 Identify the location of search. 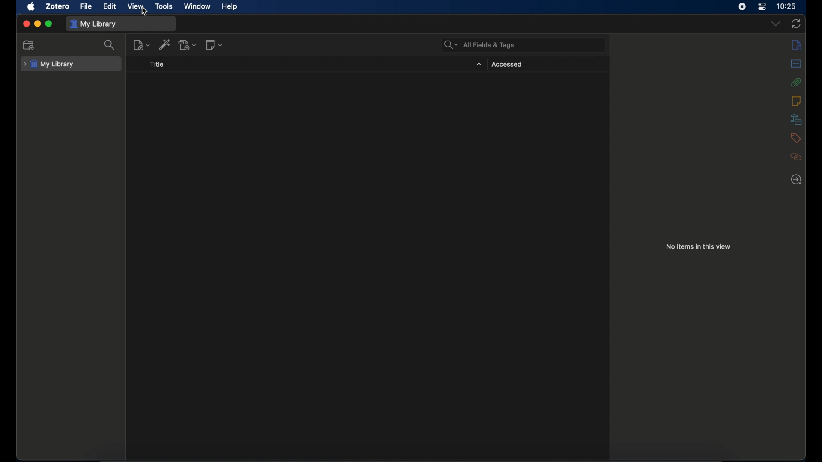
(109, 45).